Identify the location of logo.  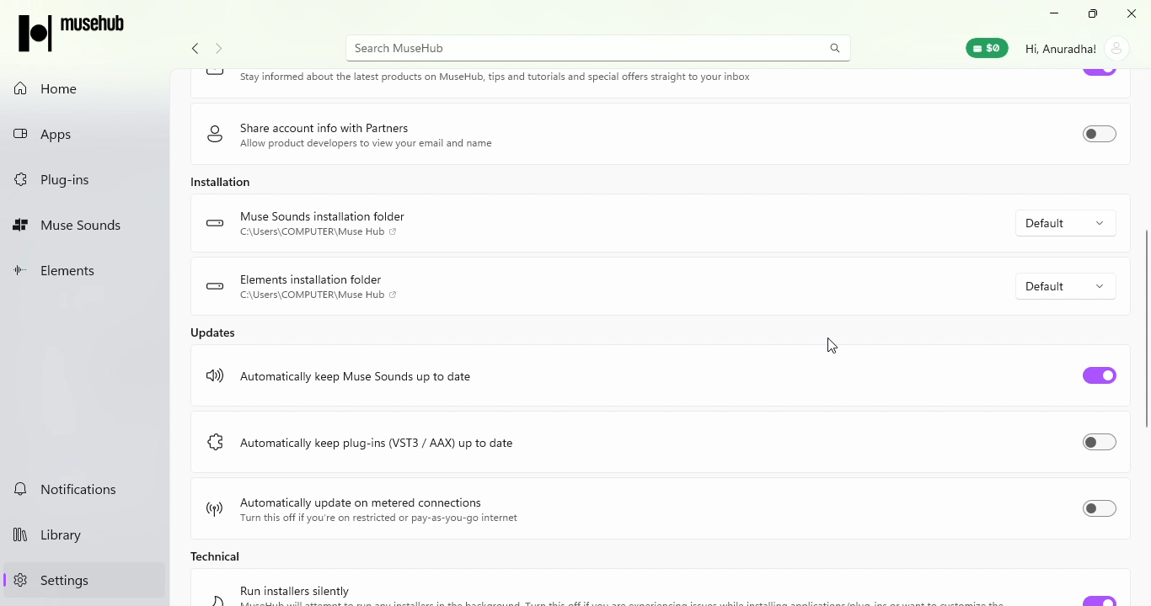
(214, 373).